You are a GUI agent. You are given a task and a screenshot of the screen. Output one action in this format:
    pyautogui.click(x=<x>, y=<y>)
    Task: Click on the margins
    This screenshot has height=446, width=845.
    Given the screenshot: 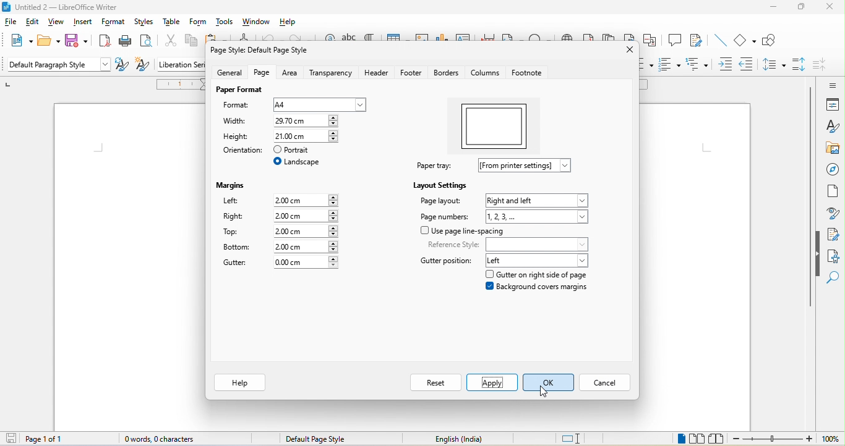 What is the action you would take?
    pyautogui.click(x=231, y=186)
    